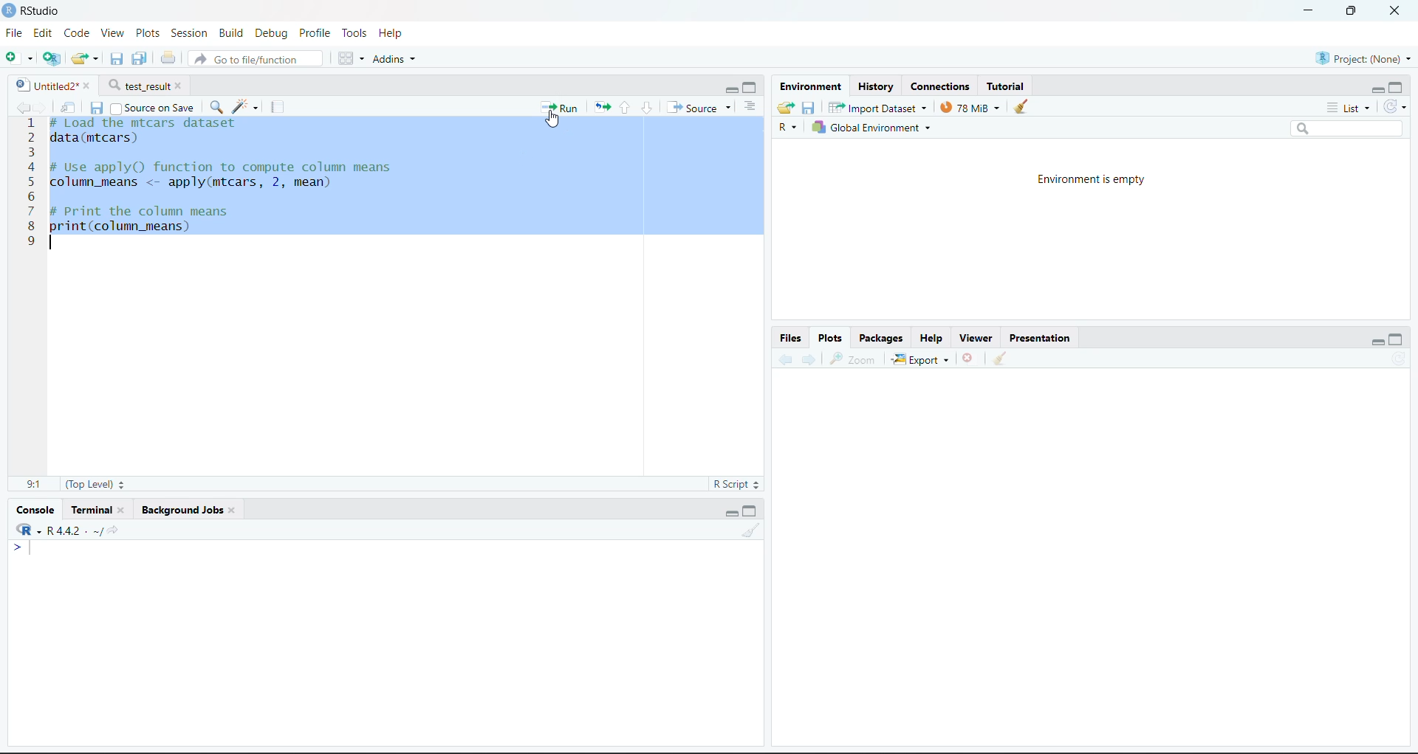 This screenshot has height=754, width=1418. I want to click on Clear console (Ctrl +L), so click(1004, 356).